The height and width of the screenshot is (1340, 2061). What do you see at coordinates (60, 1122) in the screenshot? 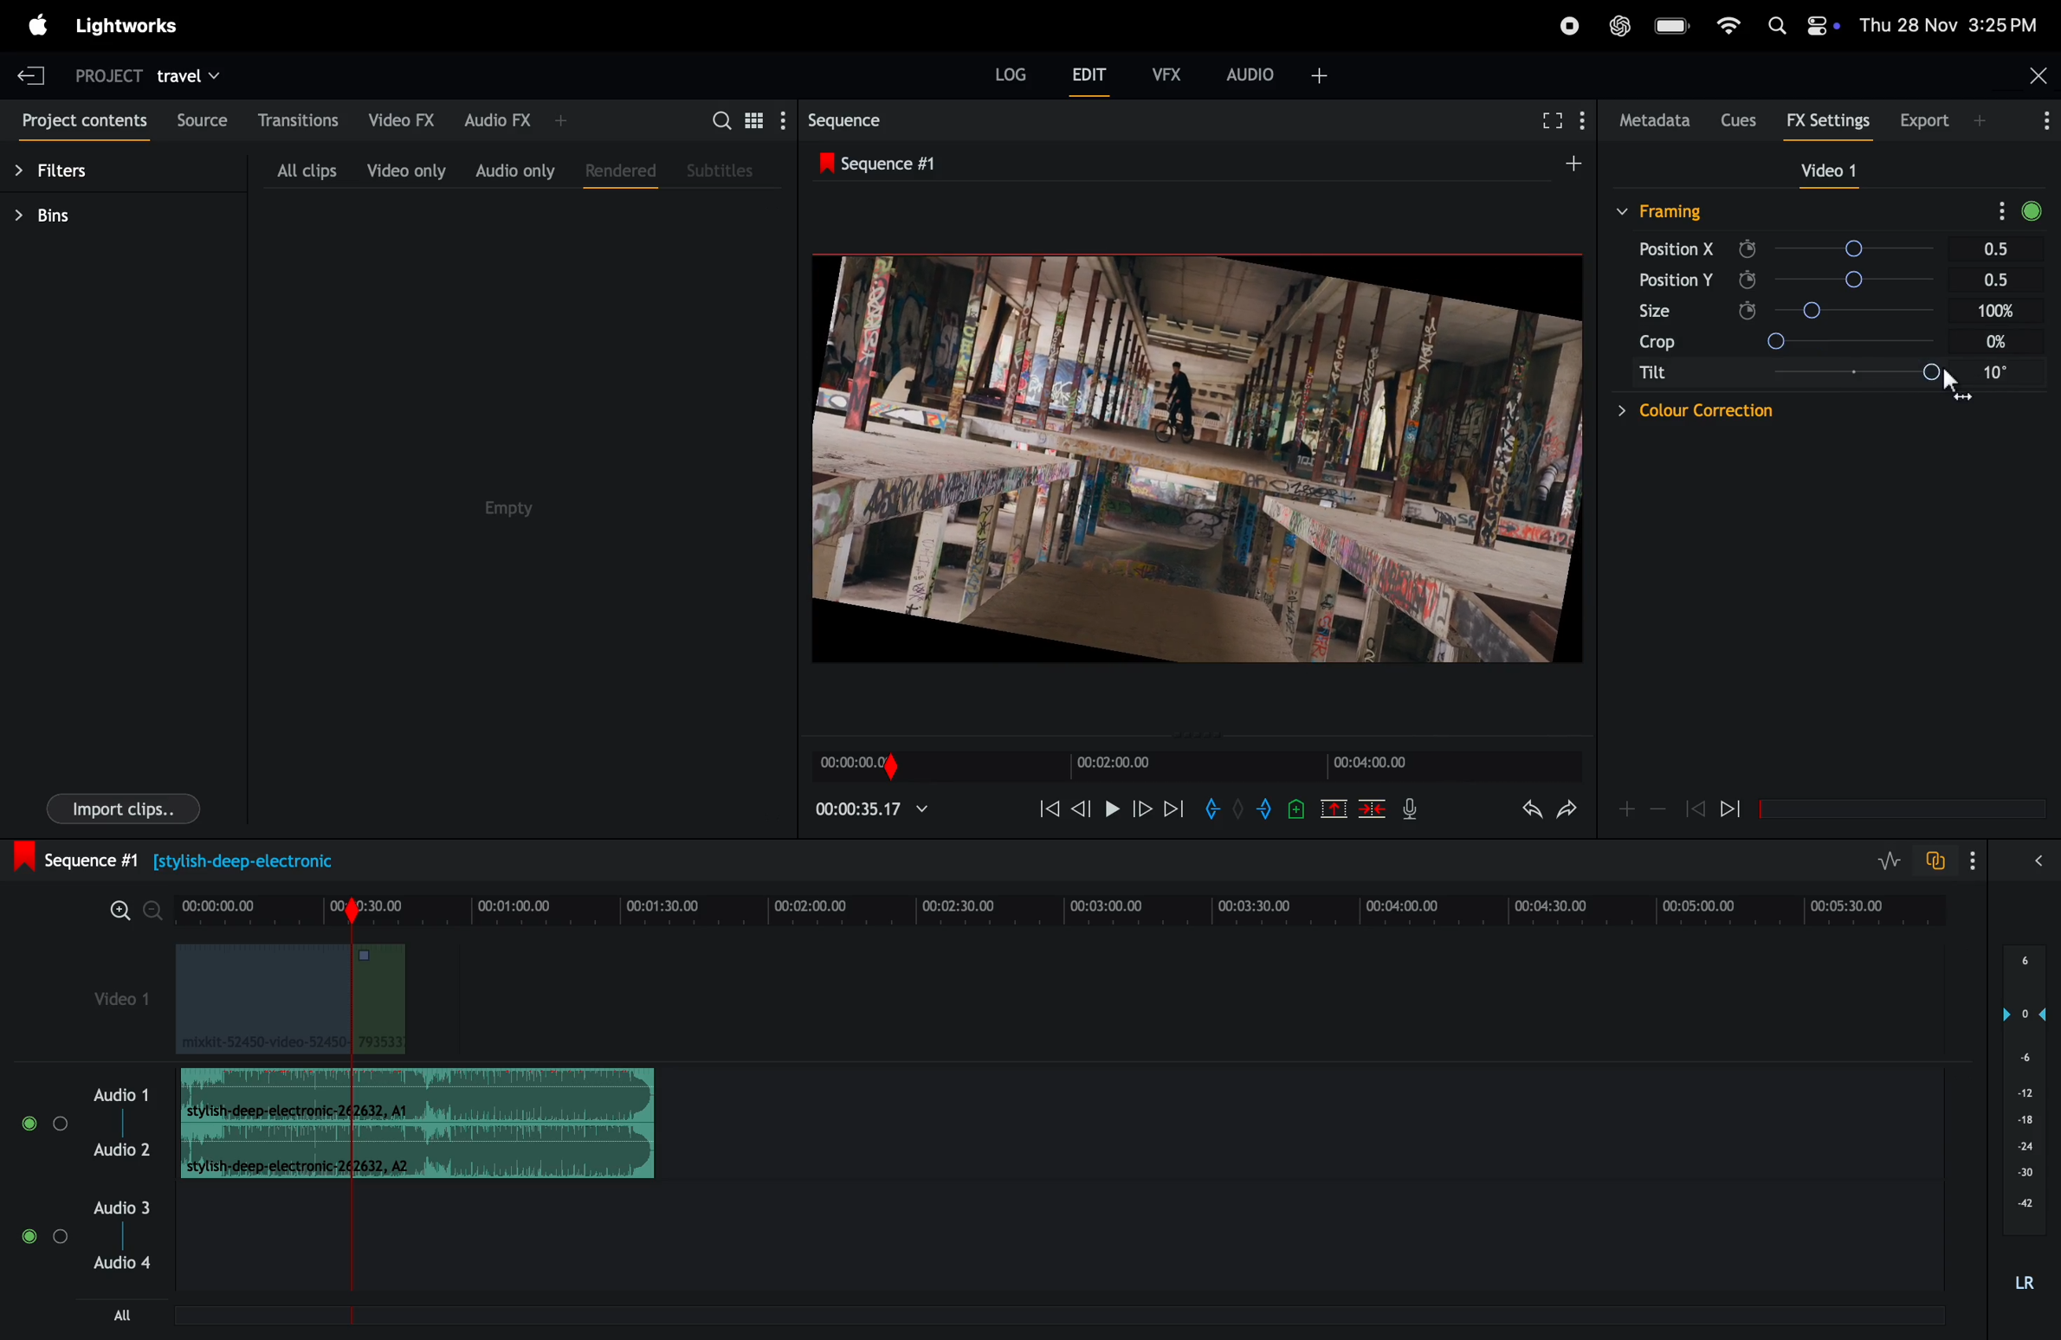
I see `solo track` at bounding box center [60, 1122].